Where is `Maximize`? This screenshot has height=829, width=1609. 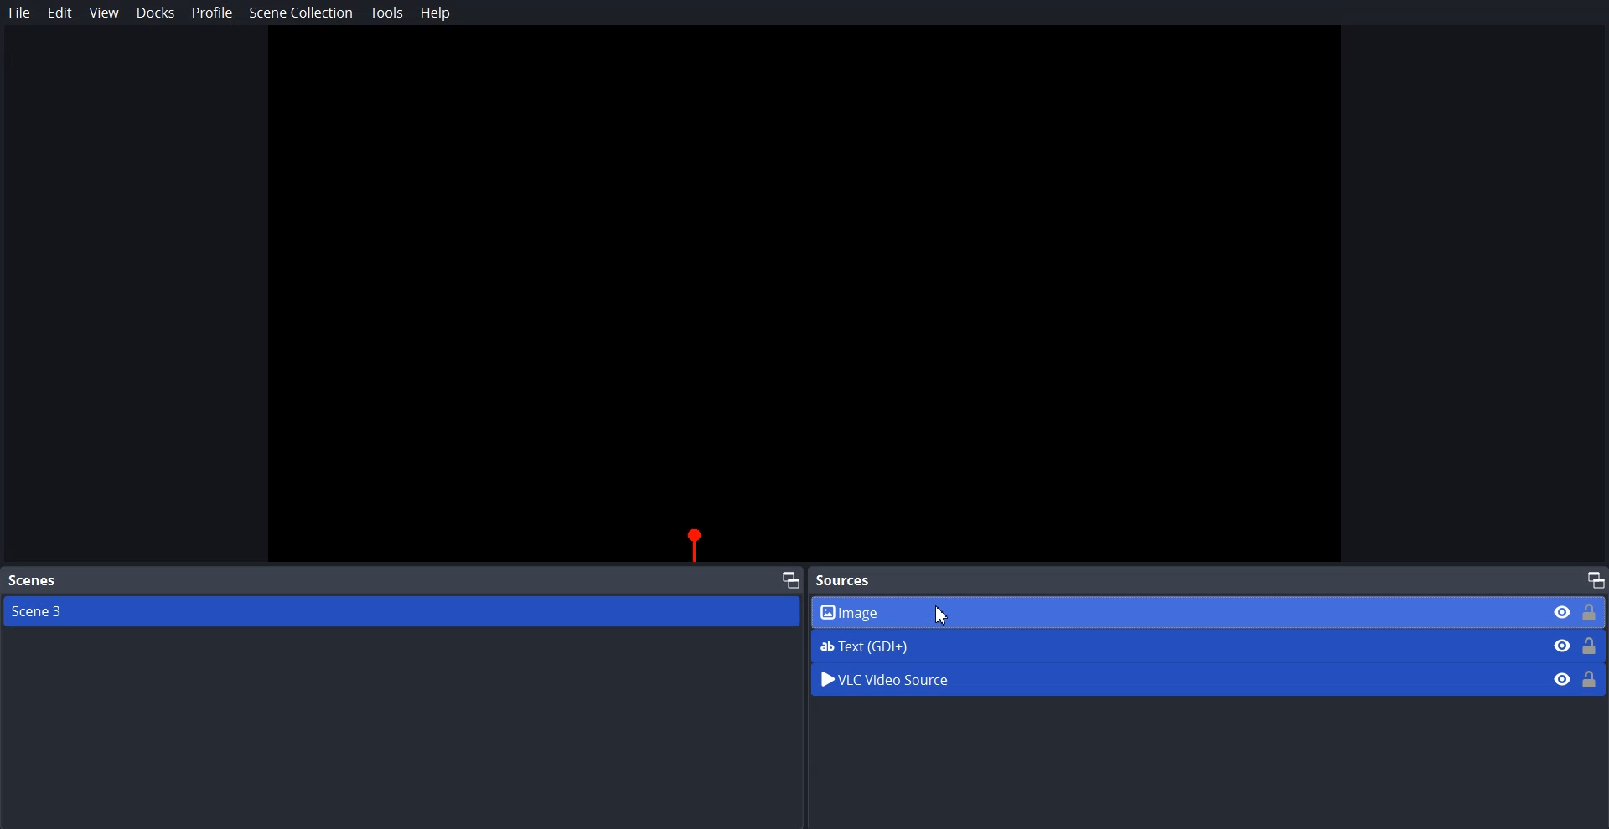 Maximize is located at coordinates (791, 579).